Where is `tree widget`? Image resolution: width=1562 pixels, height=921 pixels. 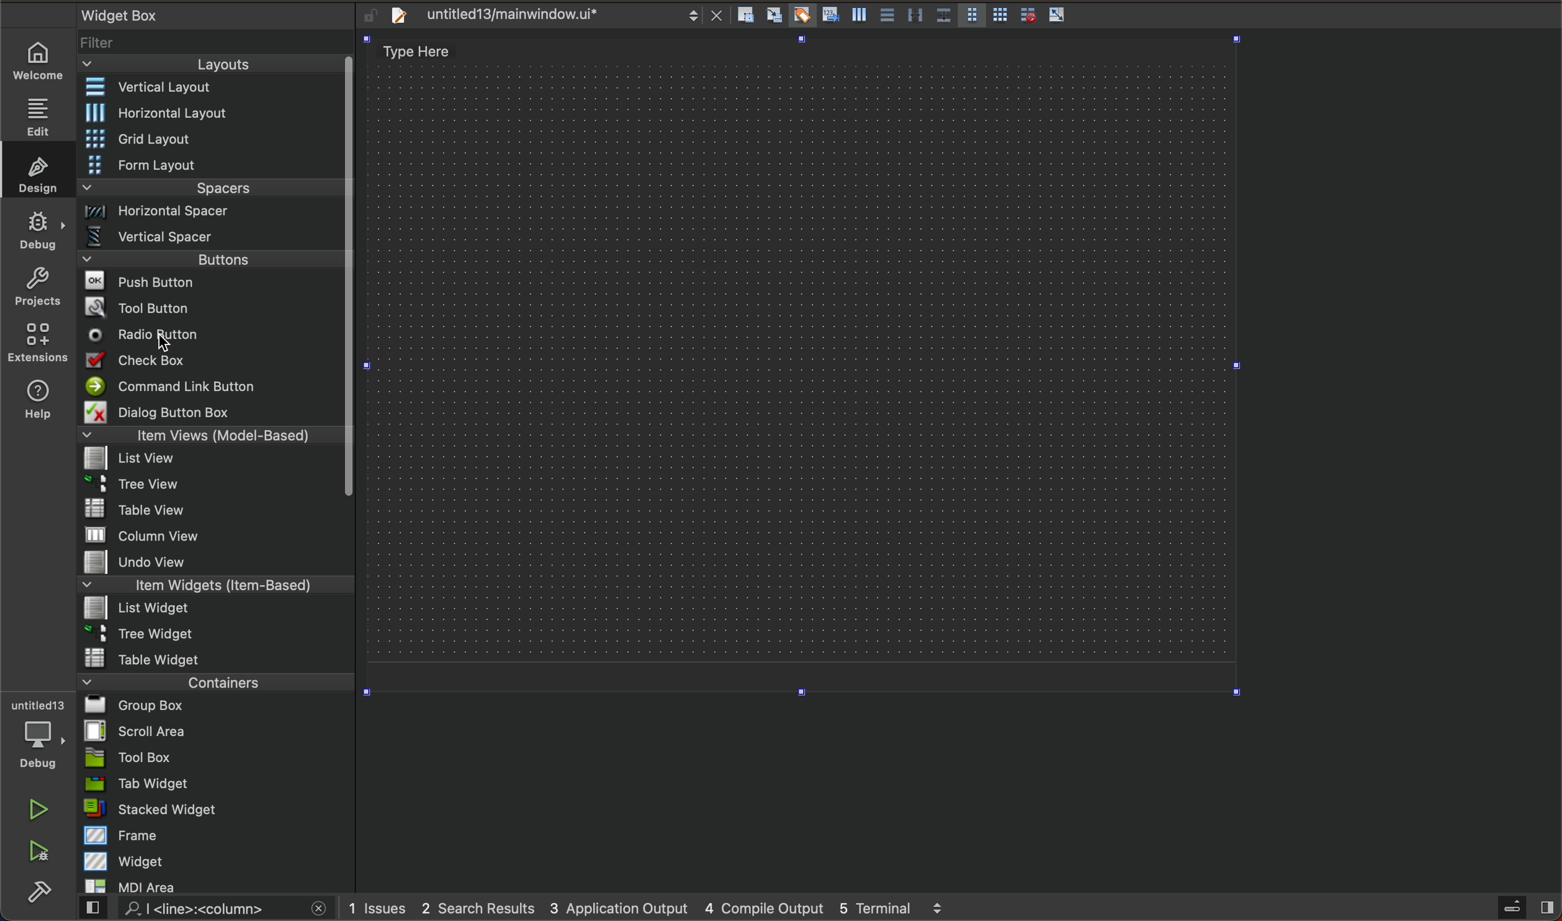
tree widget is located at coordinates (217, 635).